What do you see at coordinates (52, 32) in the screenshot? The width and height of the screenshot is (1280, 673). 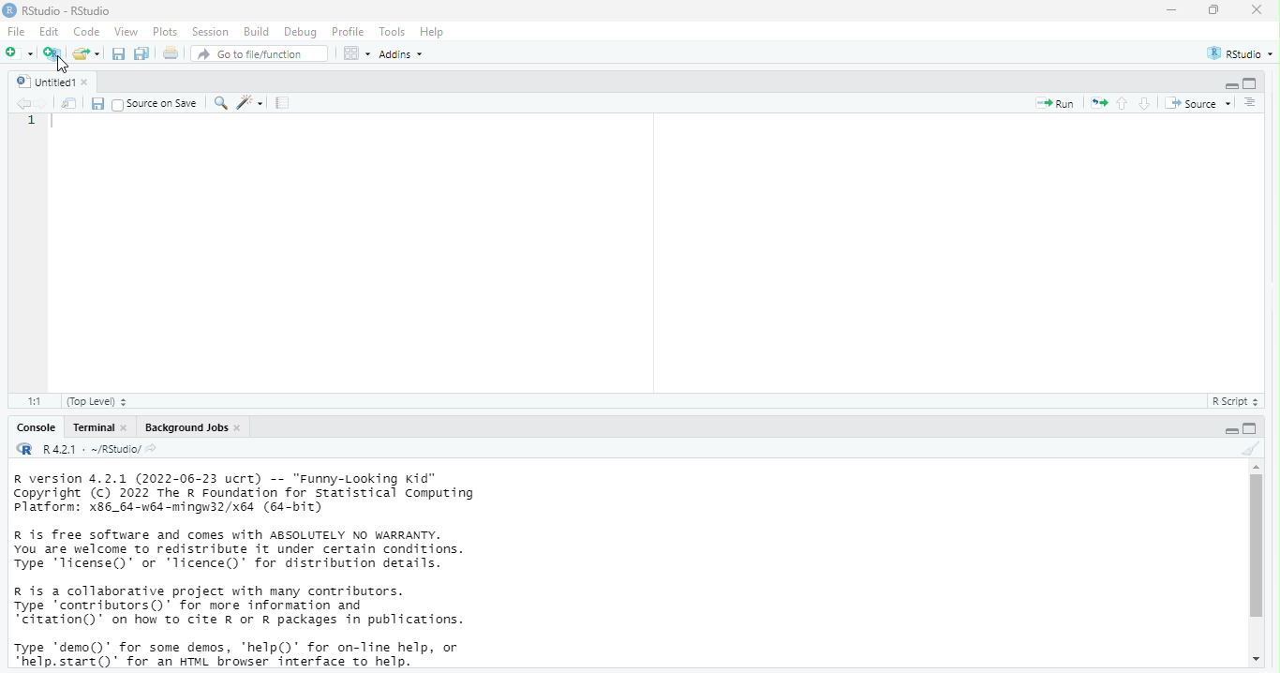 I see `edit` at bounding box center [52, 32].